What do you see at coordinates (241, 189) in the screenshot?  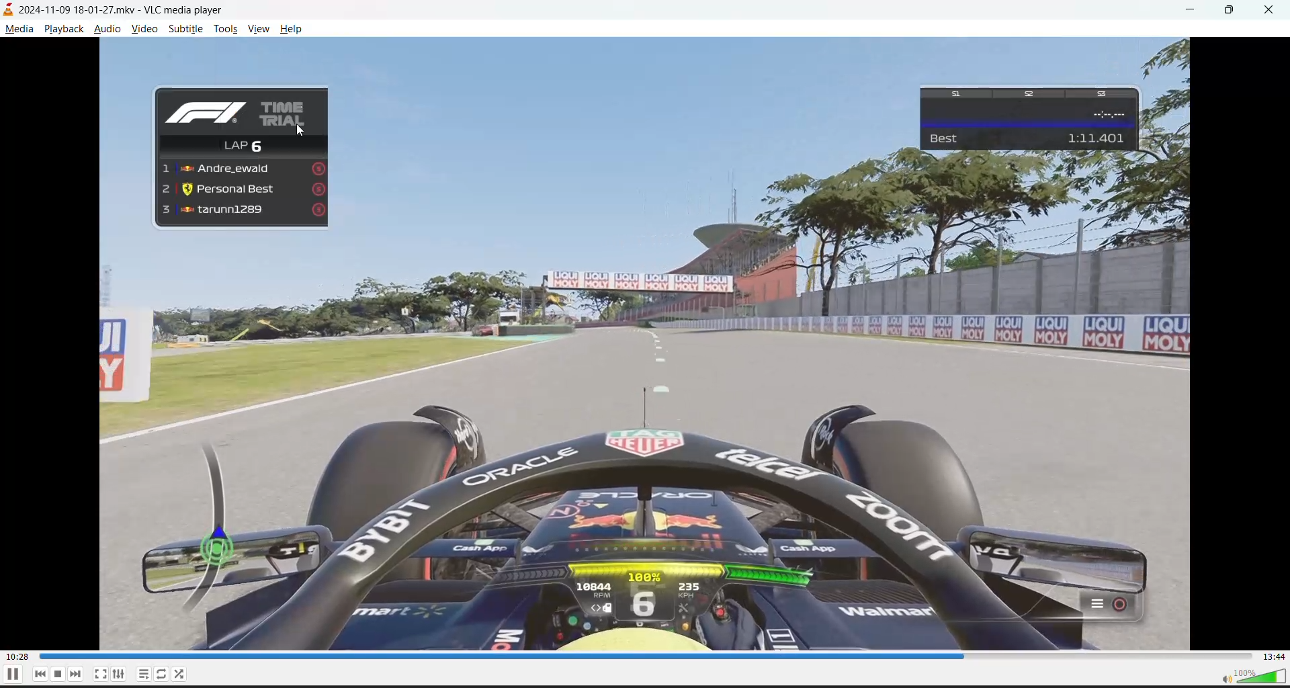 I see `Personal Best` at bounding box center [241, 189].